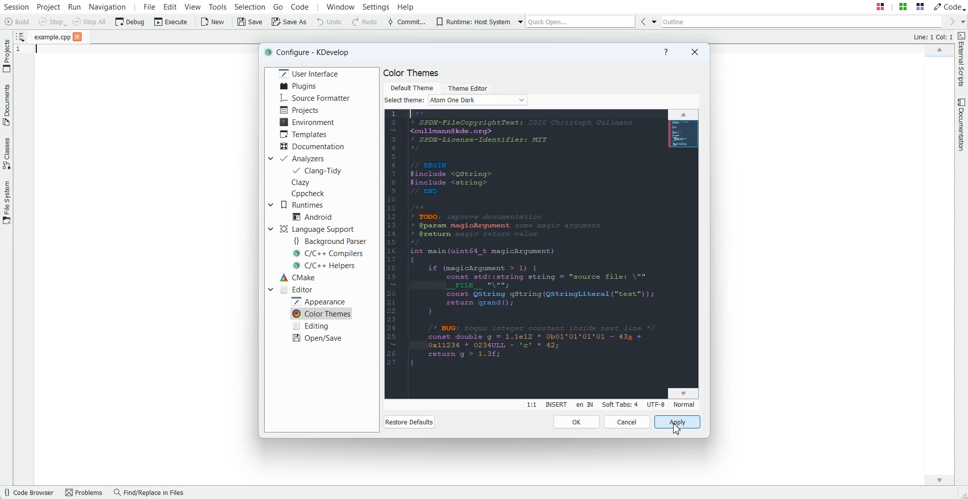 The image size is (968, 499). What do you see at coordinates (7, 203) in the screenshot?
I see `File System` at bounding box center [7, 203].